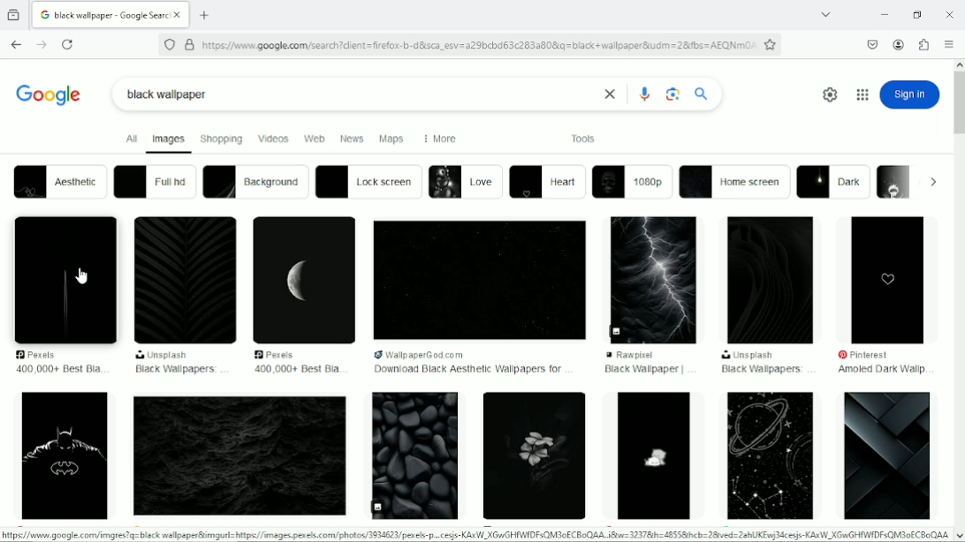  I want to click on black wallpapers, so click(762, 370).